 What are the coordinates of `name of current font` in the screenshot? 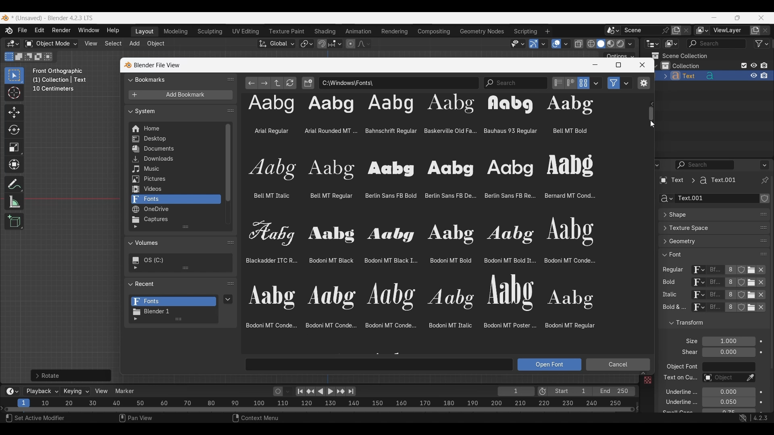 It's located at (715, 310).